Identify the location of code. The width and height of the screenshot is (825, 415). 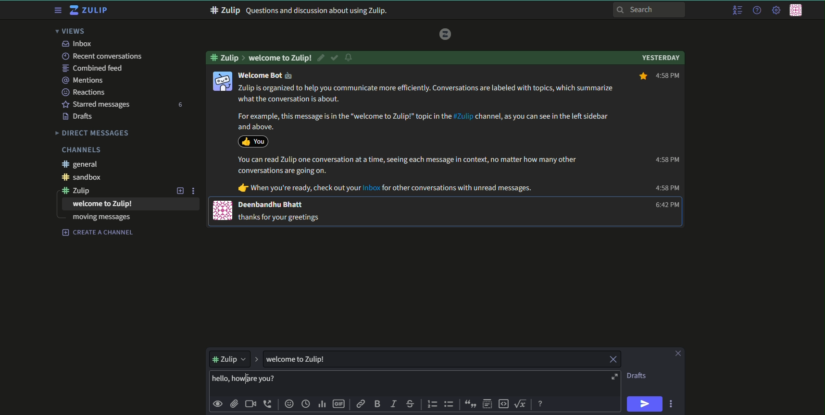
(504, 403).